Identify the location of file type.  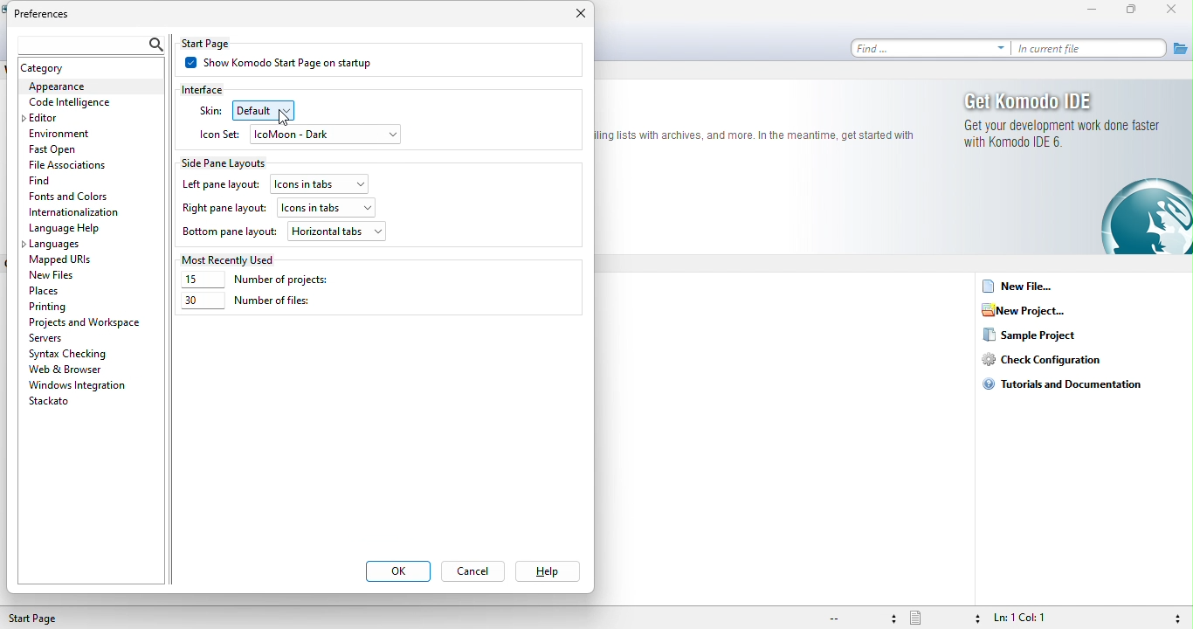
(944, 618).